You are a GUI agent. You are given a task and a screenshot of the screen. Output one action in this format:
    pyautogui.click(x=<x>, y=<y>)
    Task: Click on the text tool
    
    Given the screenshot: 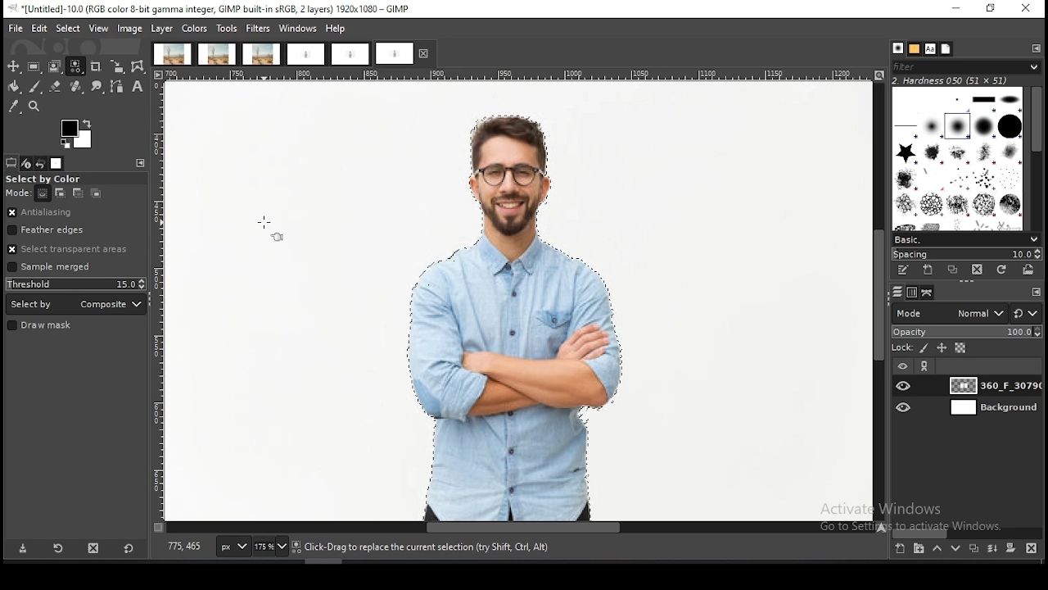 What is the action you would take?
    pyautogui.click(x=138, y=87)
    